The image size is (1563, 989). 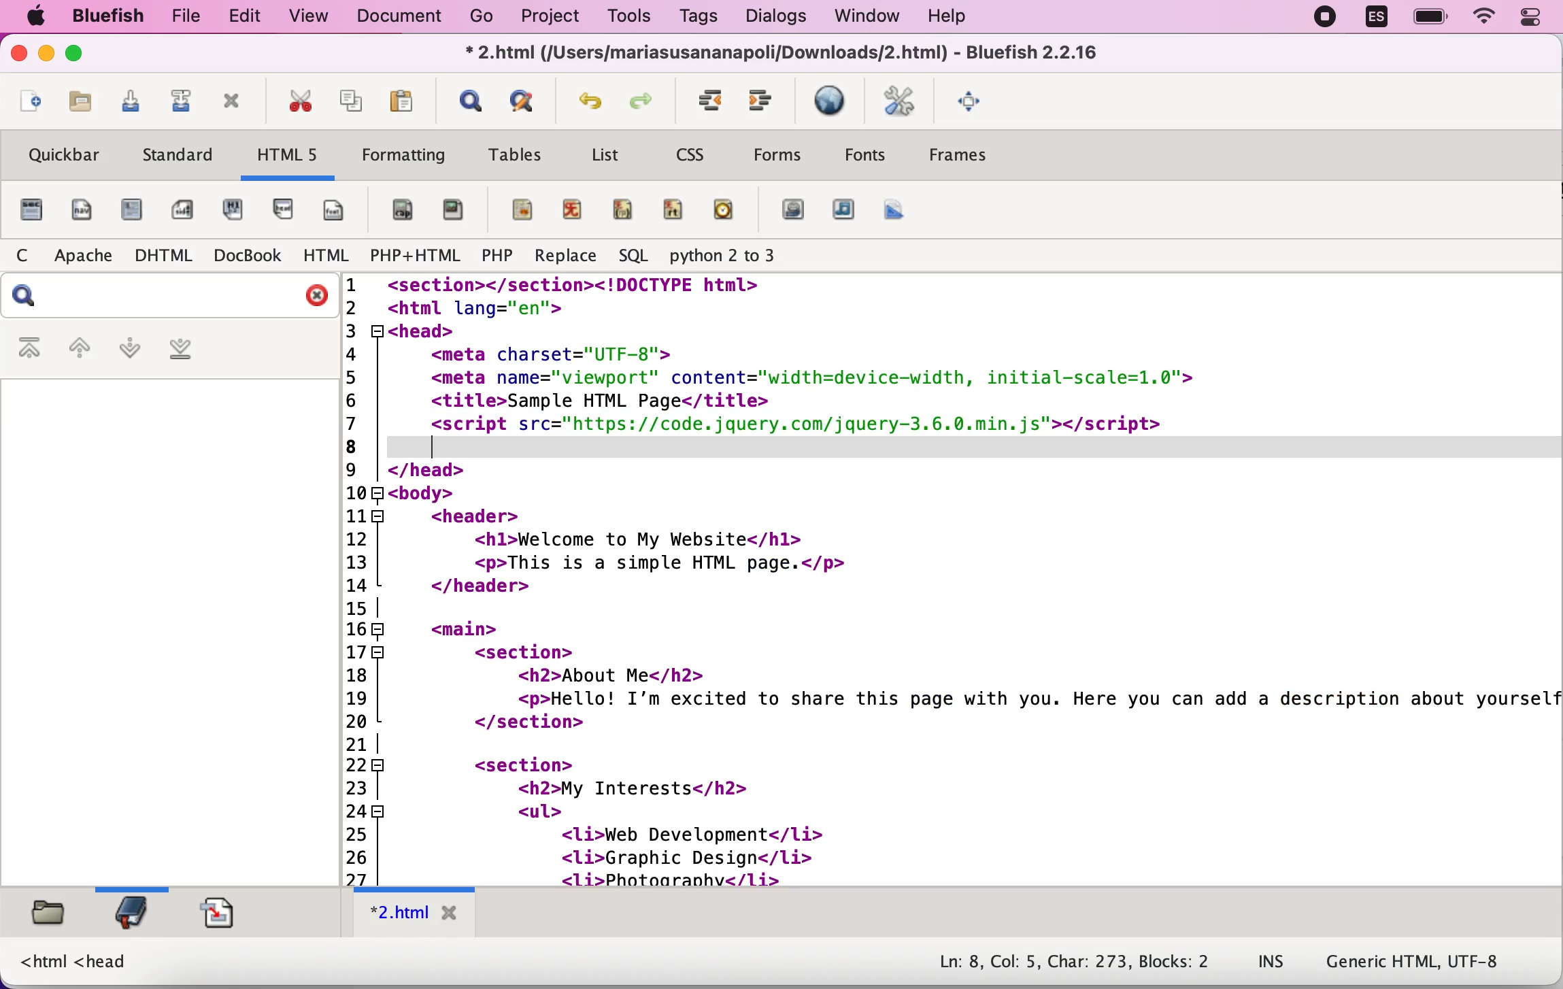 What do you see at coordinates (456, 210) in the screenshot?
I see `figure` at bounding box center [456, 210].